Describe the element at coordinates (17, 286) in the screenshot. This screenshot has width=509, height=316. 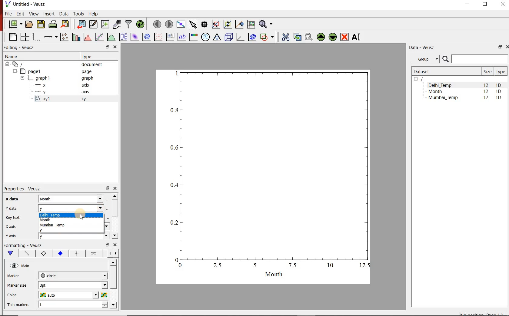
I see `Marker size` at that location.